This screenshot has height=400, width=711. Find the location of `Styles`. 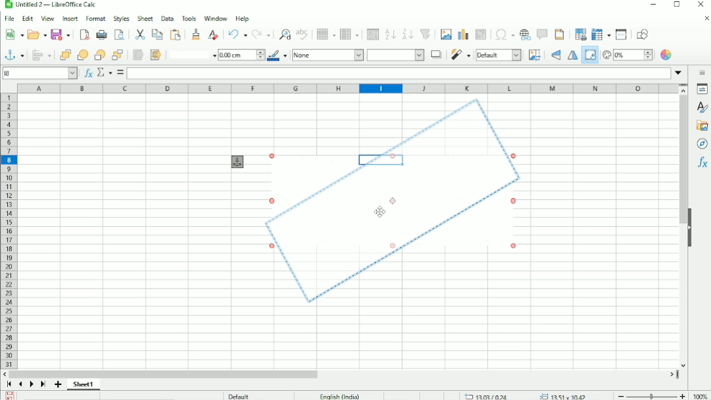

Styles is located at coordinates (120, 18).